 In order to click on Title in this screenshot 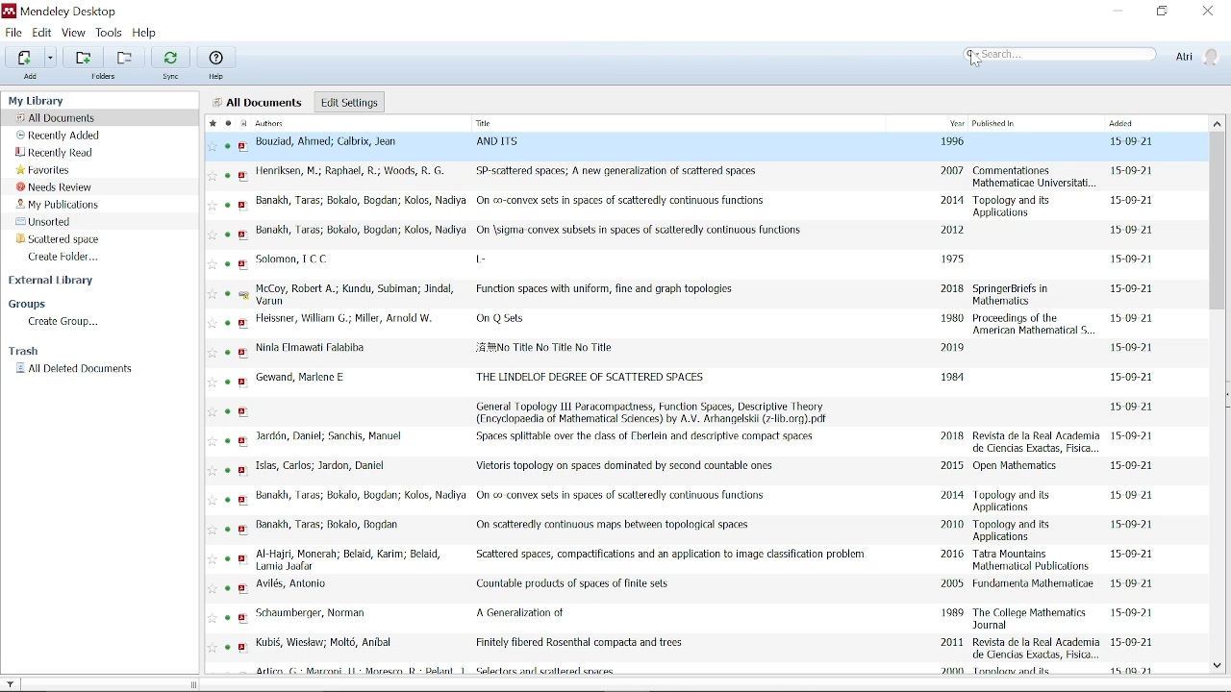, I will do `click(528, 123)`.